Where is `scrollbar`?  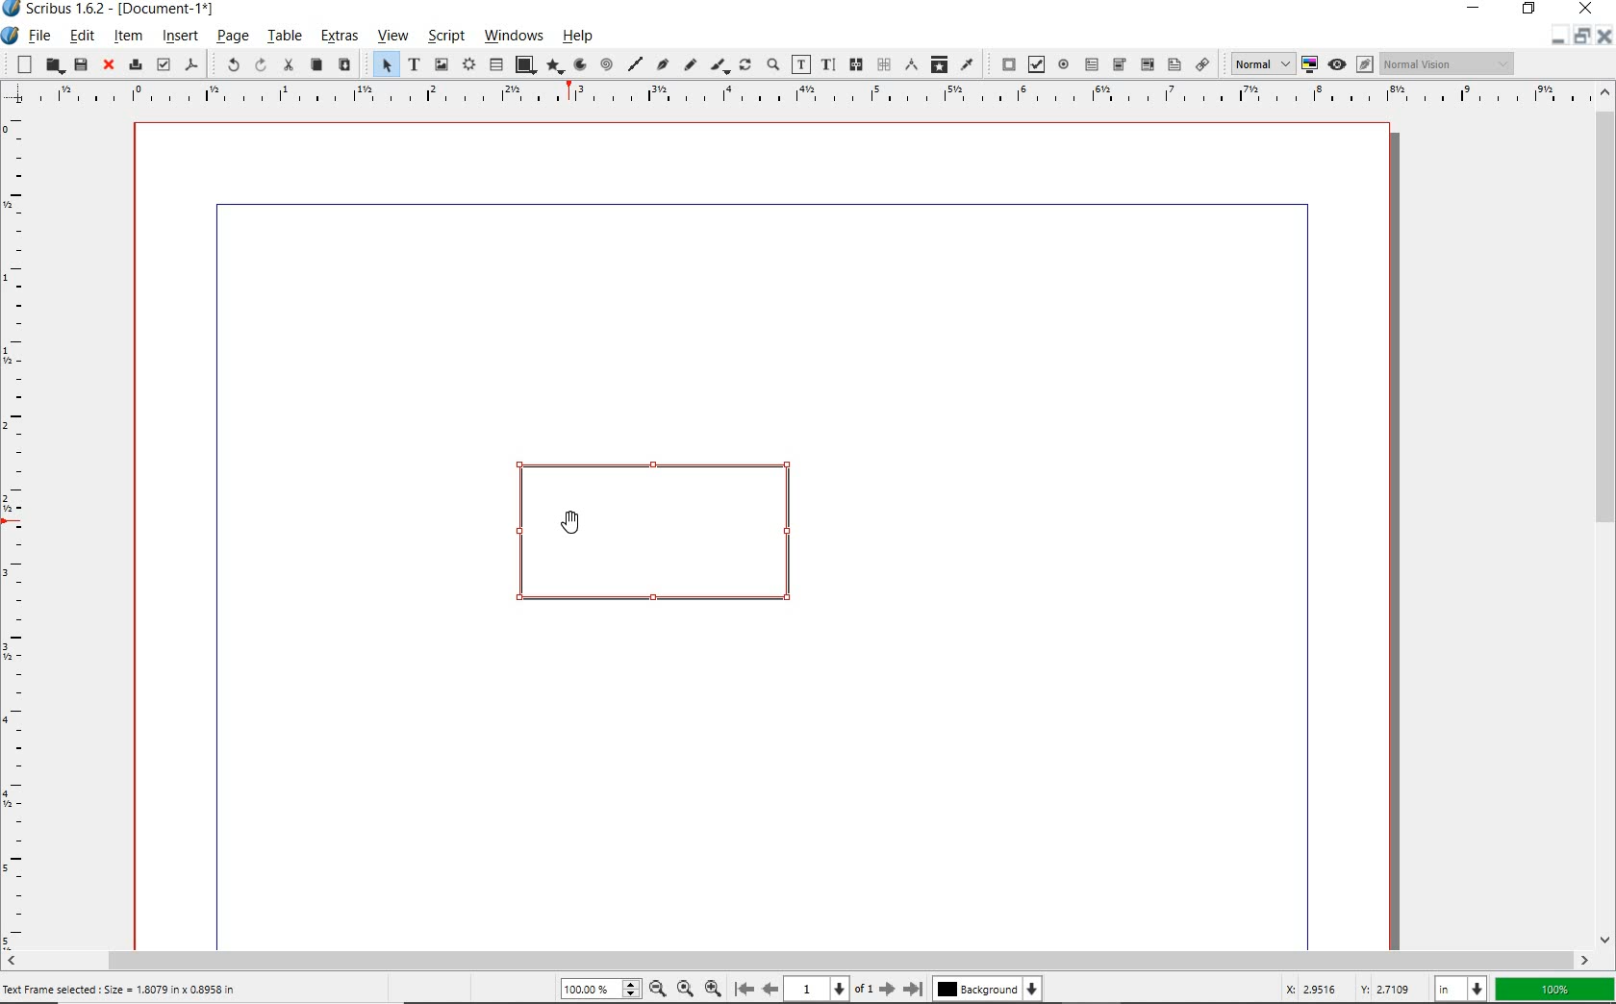 scrollbar is located at coordinates (798, 960).